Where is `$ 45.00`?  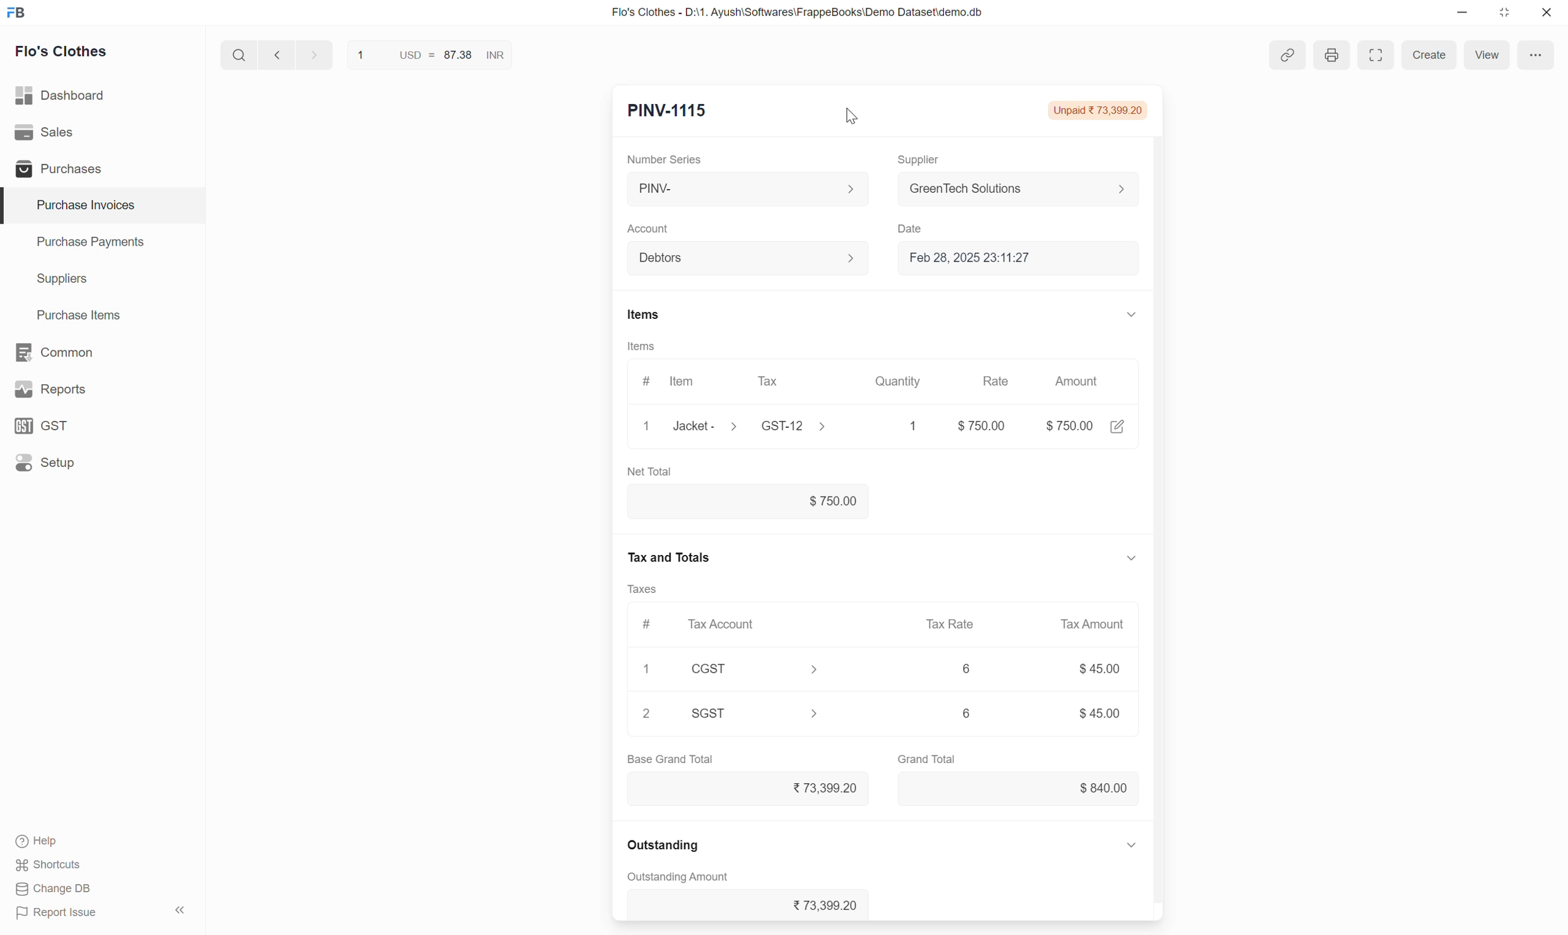
$ 45.00 is located at coordinates (1099, 668).